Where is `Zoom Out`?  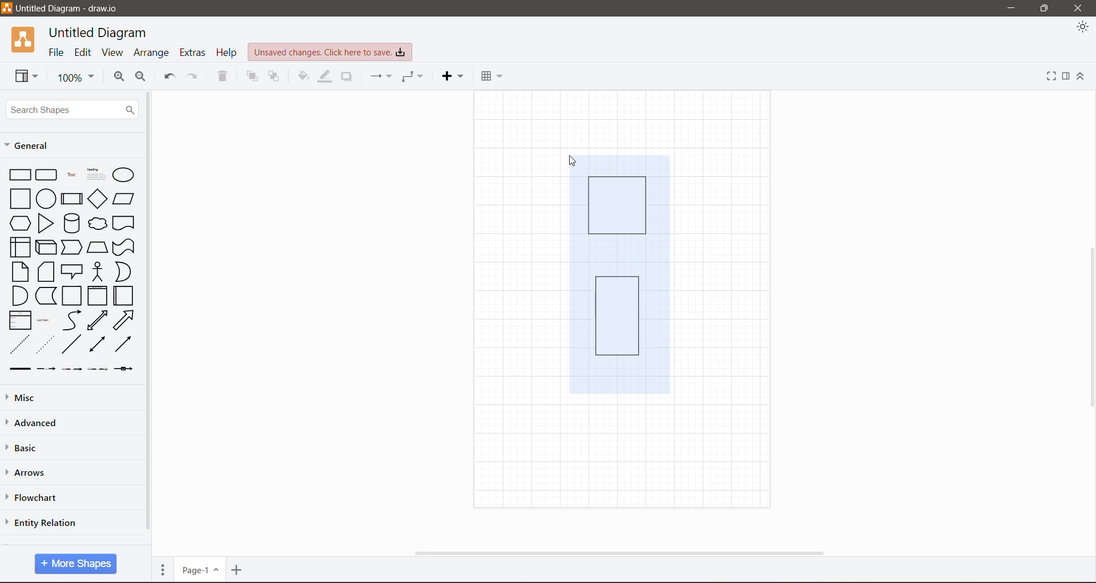
Zoom Out is located at coordinates (142, 78).